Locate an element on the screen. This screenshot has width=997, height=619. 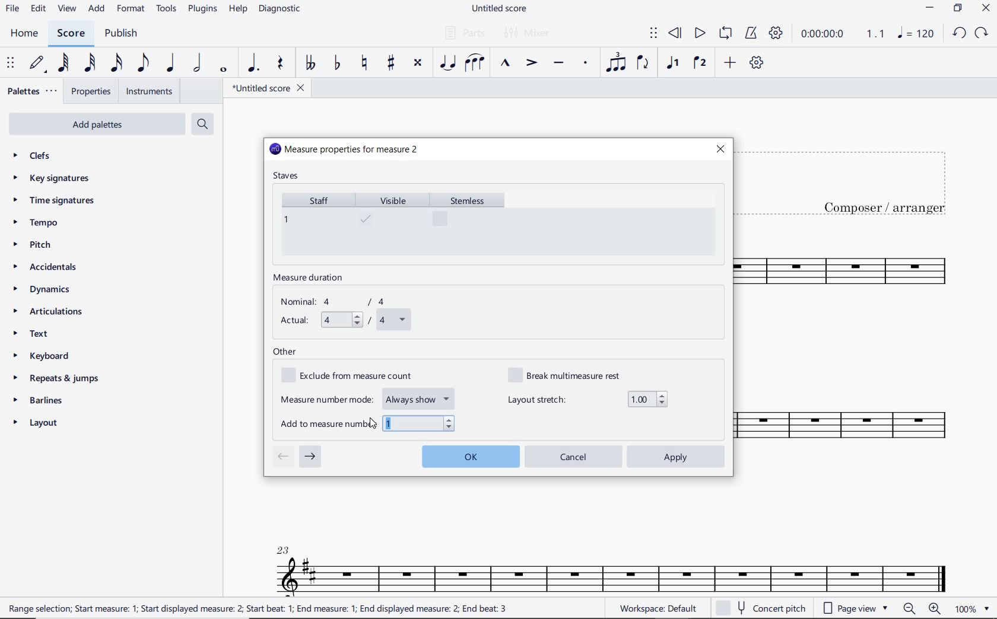
PLAYBACK SETTINGS is located at coordinates (776, 34).